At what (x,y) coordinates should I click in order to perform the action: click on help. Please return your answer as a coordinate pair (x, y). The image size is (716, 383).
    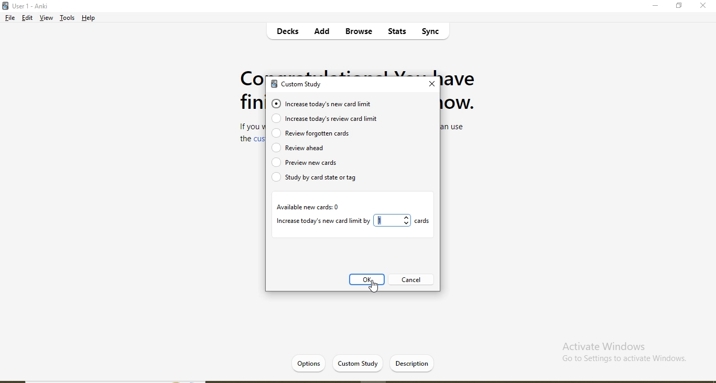
    Looking at the image, I should click on (90, 18).